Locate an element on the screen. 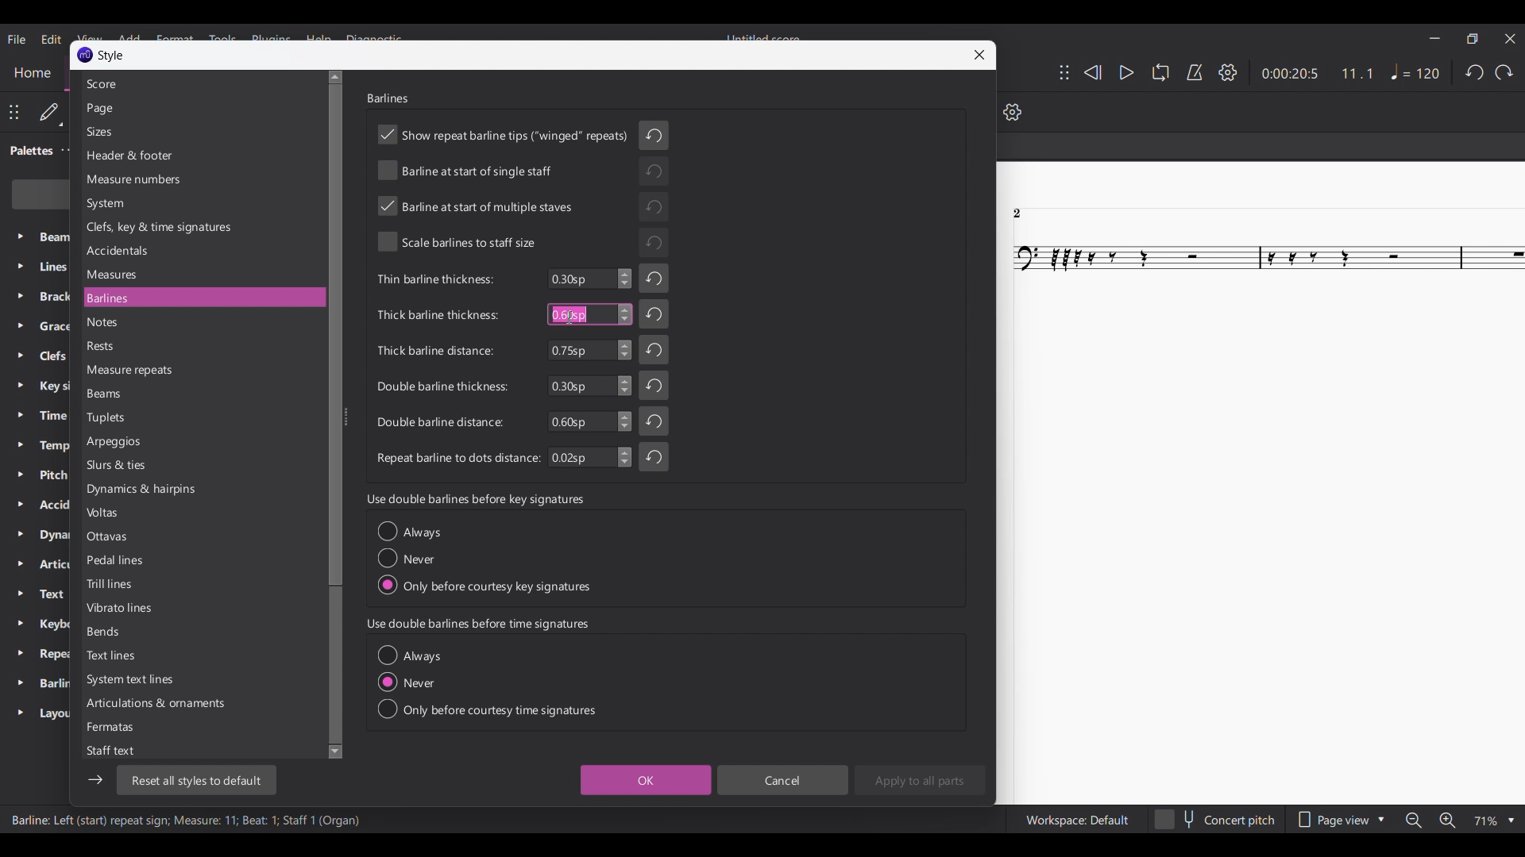 The image size is (1525, 857). Default is located at coordinates (51, 113).